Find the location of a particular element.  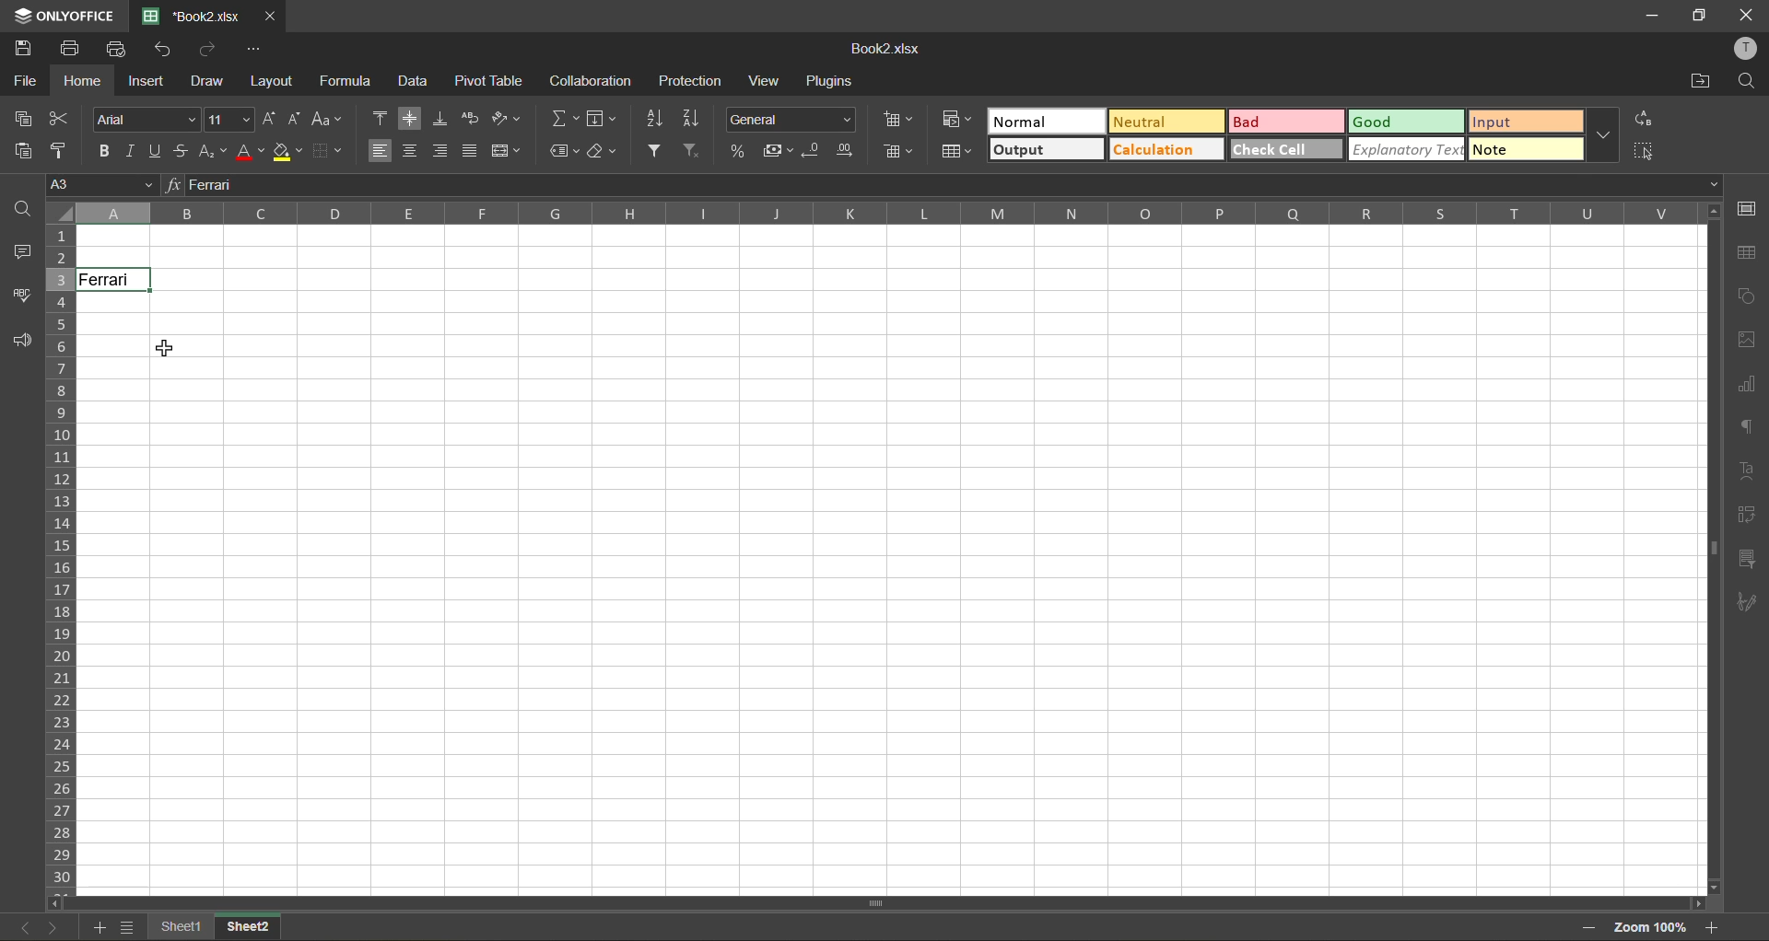

text is located at coordinates (1751, 470).